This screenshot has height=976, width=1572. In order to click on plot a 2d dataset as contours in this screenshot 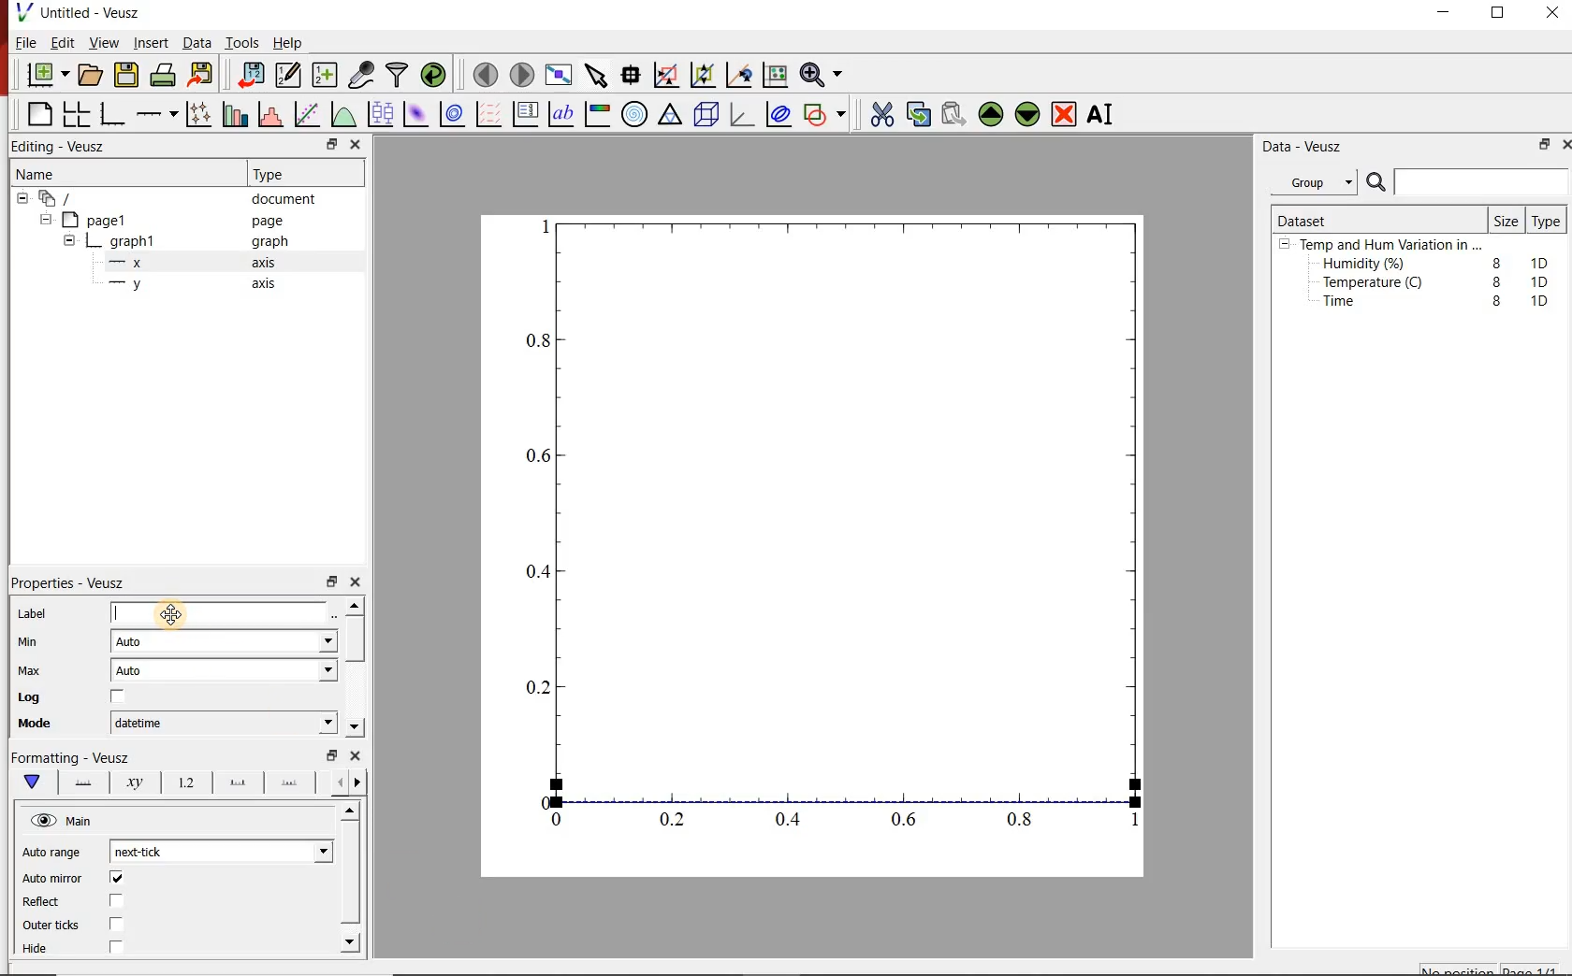, I will do `click(457, 115)`.